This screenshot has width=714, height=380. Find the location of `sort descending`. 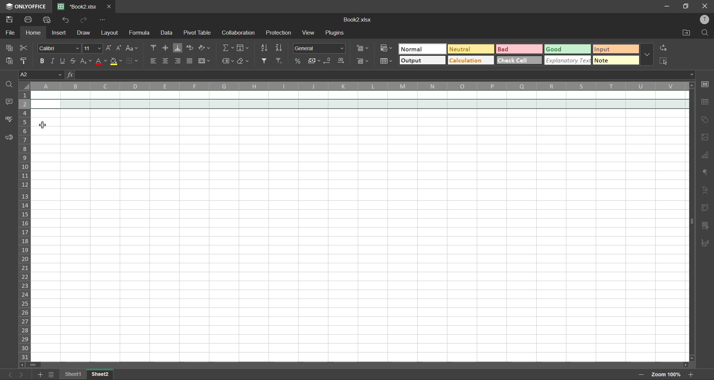

sort descending is located at coordinates (280, 48).